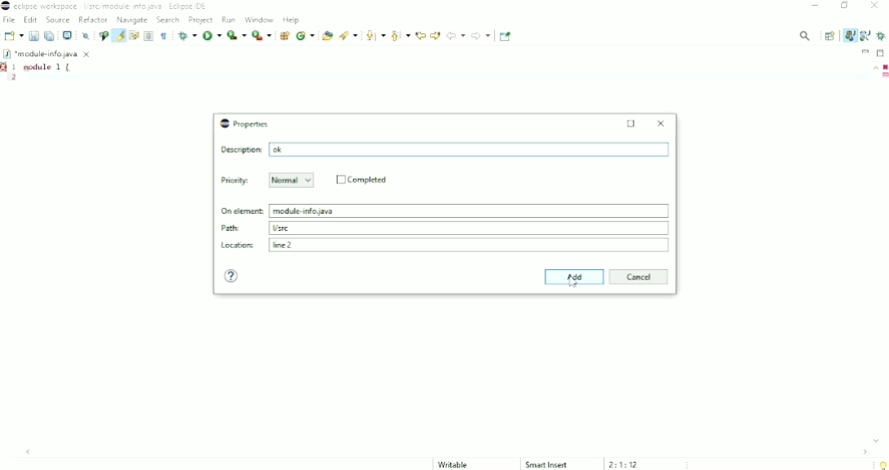 Image resolution: width=889 pixels, height=470 pixels. What do you see at coordinates (882, 36) in the screenshot?
I see `Debug` at bounding box center [882, 36].